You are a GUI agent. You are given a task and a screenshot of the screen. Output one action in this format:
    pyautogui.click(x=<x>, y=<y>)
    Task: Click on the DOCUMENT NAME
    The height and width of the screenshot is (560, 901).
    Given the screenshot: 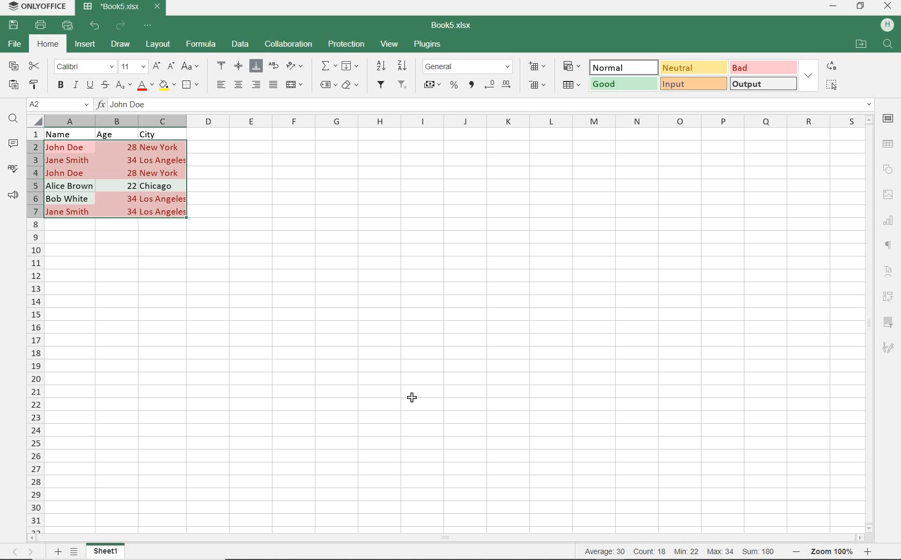 What is the action you would take?
    pyautogui.click(x=122, y=7)
    